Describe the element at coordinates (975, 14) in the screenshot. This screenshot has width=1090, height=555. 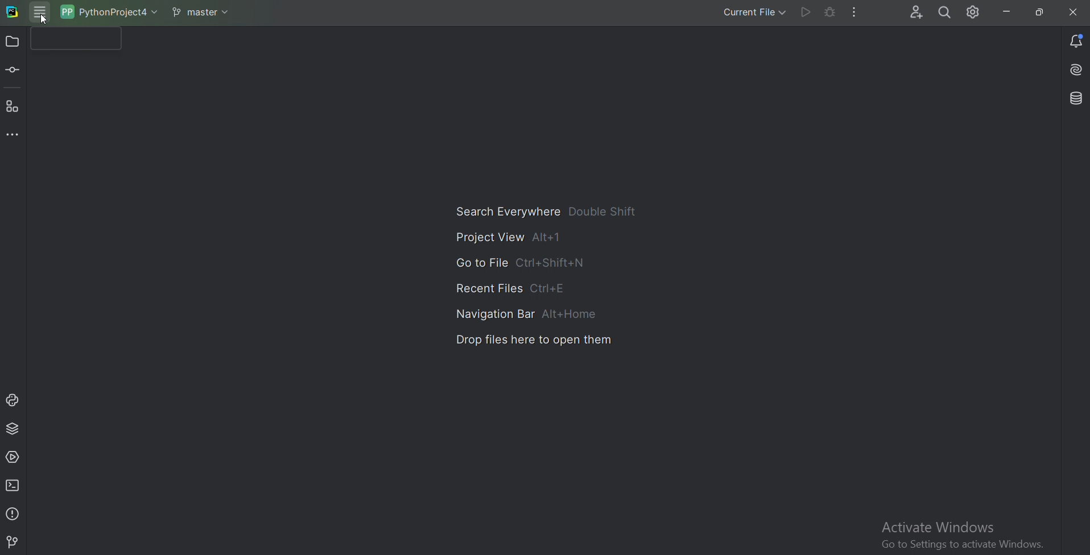
I see `Settings` at that location.